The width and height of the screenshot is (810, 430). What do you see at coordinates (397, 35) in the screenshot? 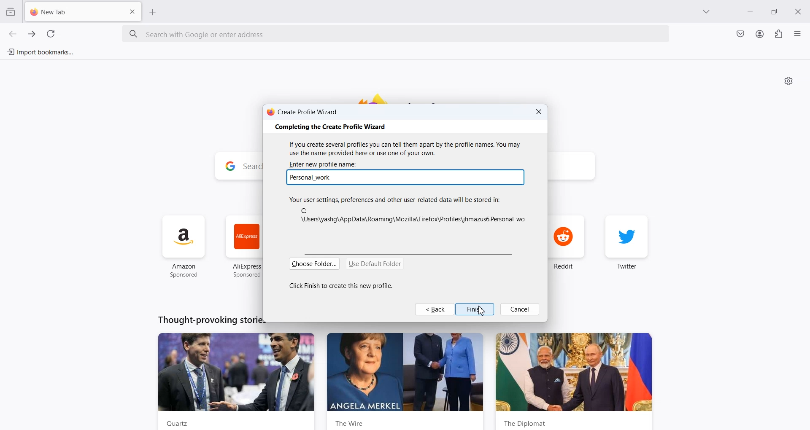
I see `Search bar` at bounding box center [397, 35].